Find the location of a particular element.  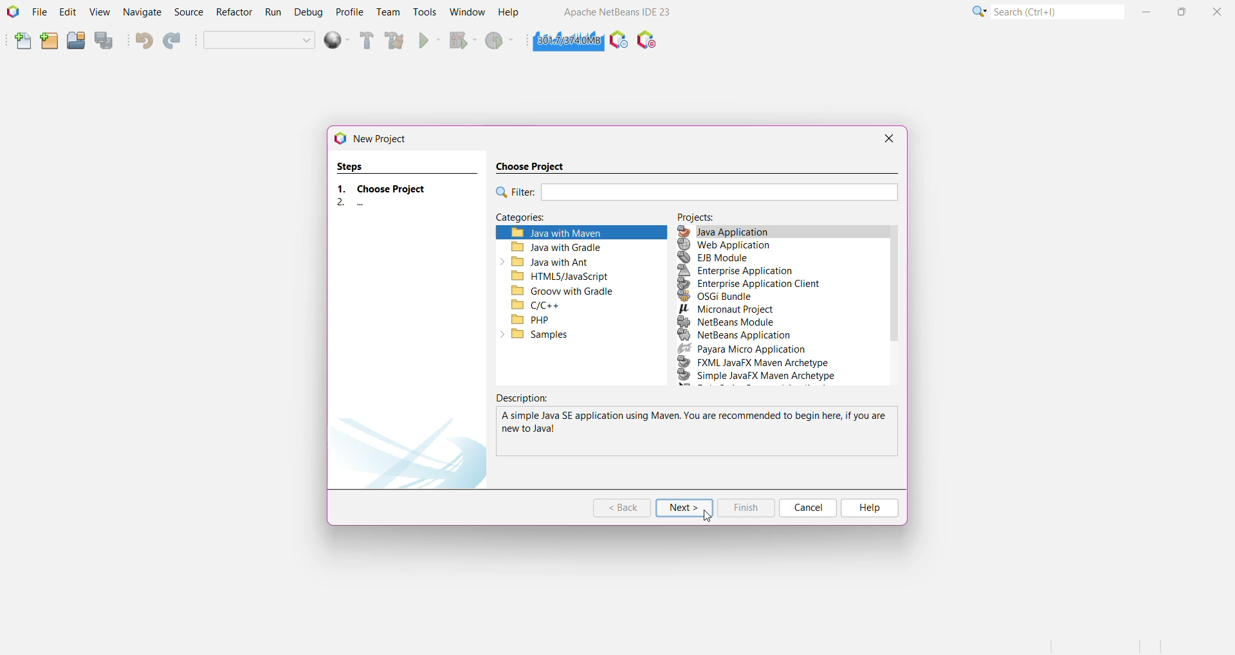

Profile Project is located at coordinates (501, 41).